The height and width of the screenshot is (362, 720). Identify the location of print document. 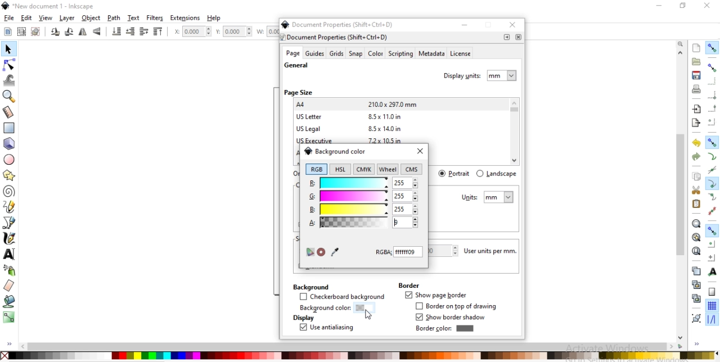
(695, 89).